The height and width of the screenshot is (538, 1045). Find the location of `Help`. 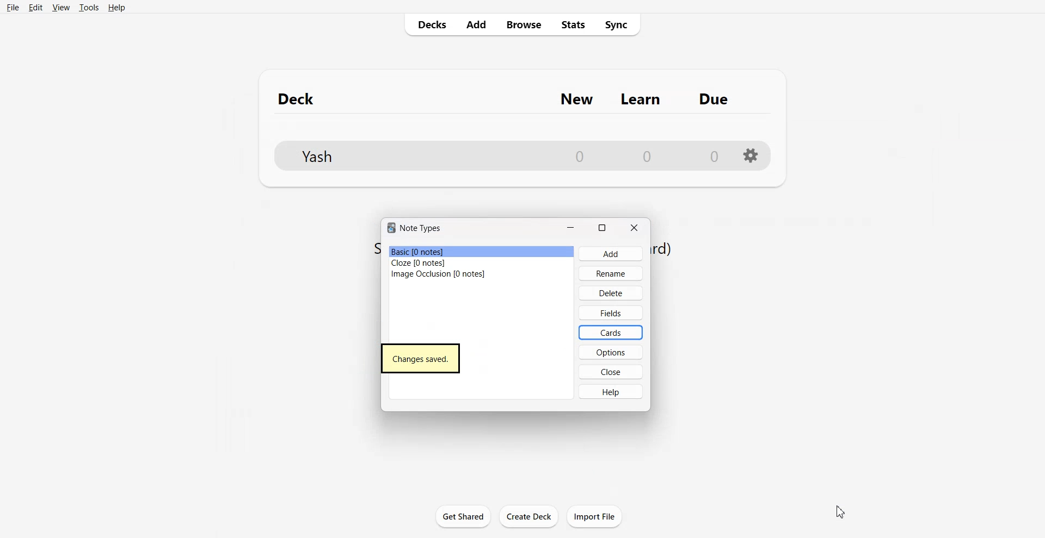

Help is located at coordinates (612, 391).